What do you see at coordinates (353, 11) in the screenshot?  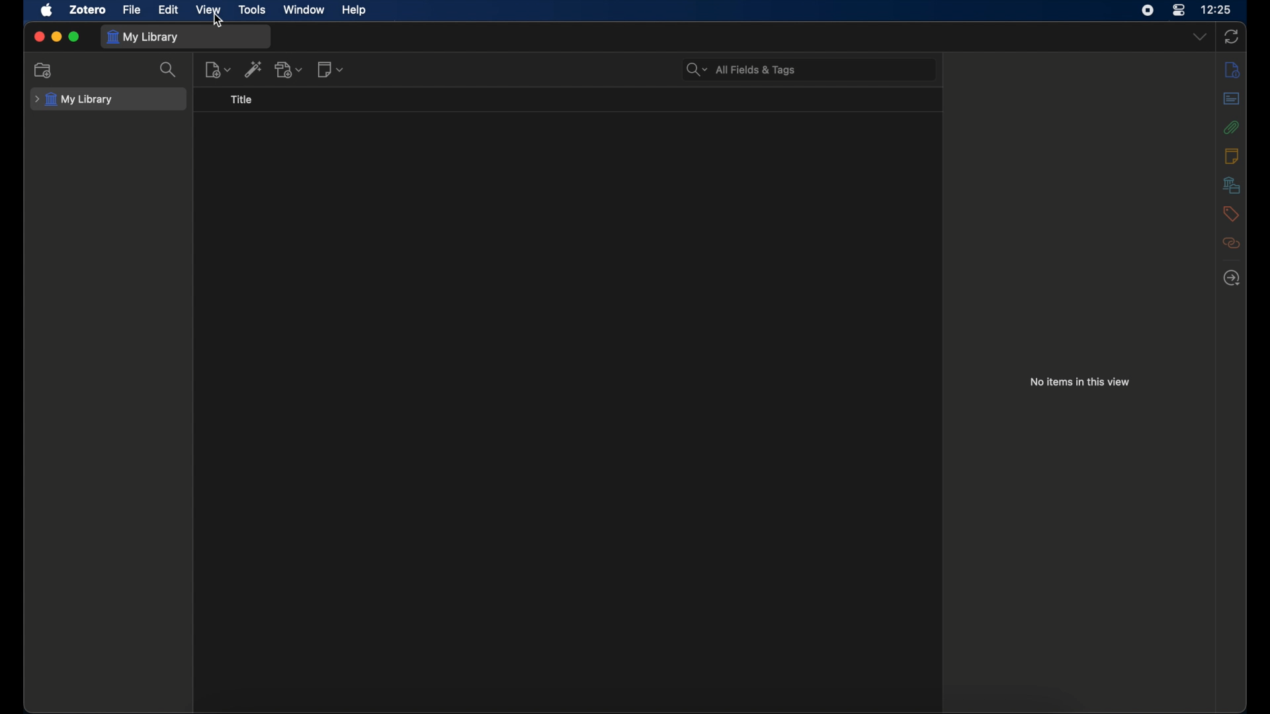 I see `help` at bounding box center [353, 11].